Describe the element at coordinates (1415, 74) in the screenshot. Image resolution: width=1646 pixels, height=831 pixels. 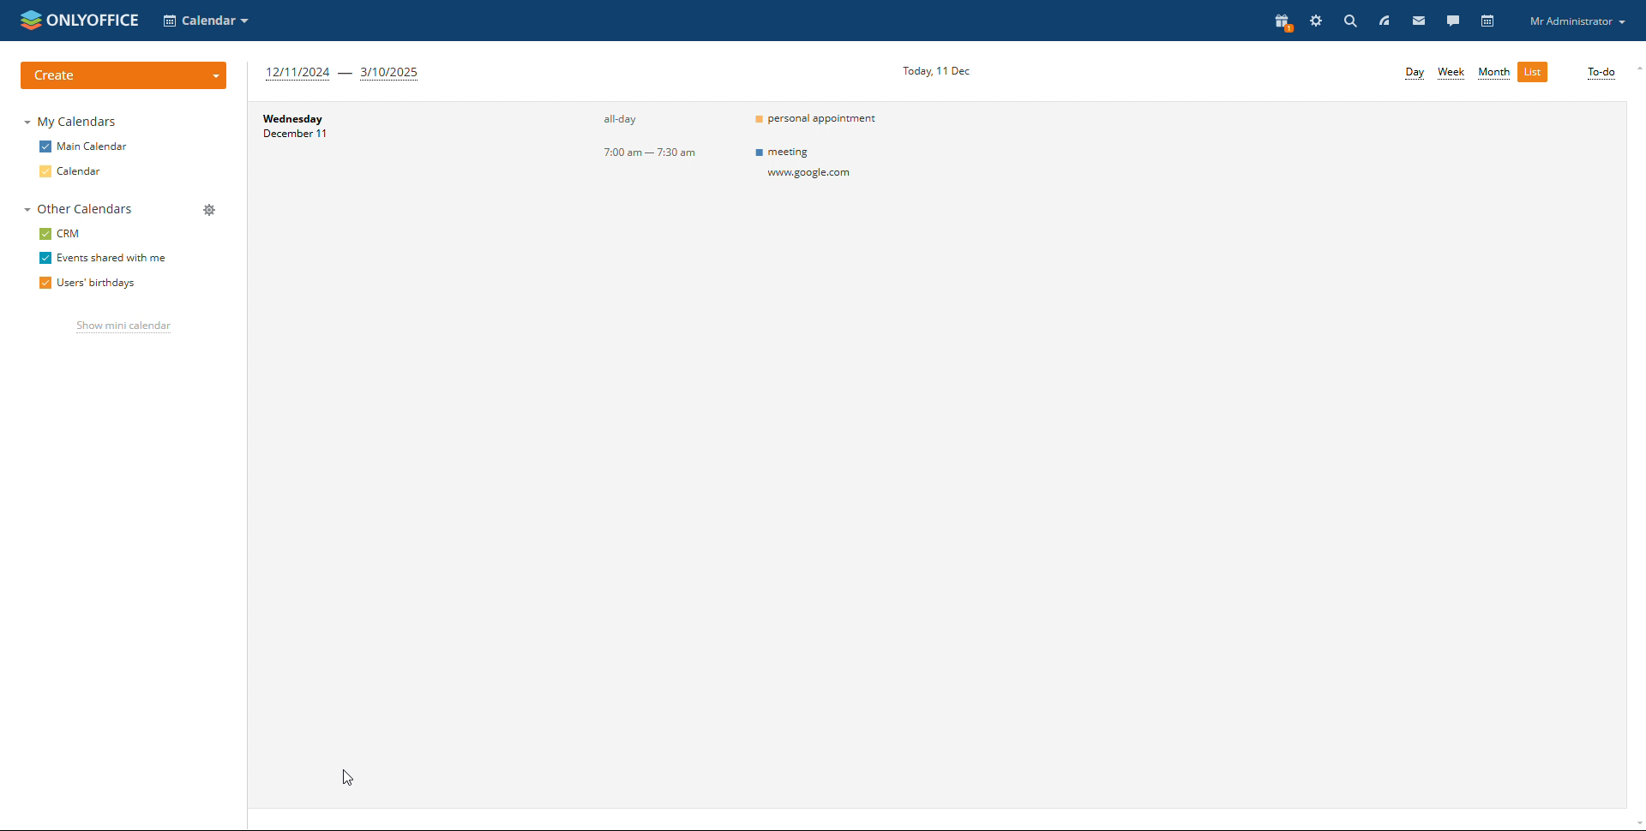
I see `day view` at that location.